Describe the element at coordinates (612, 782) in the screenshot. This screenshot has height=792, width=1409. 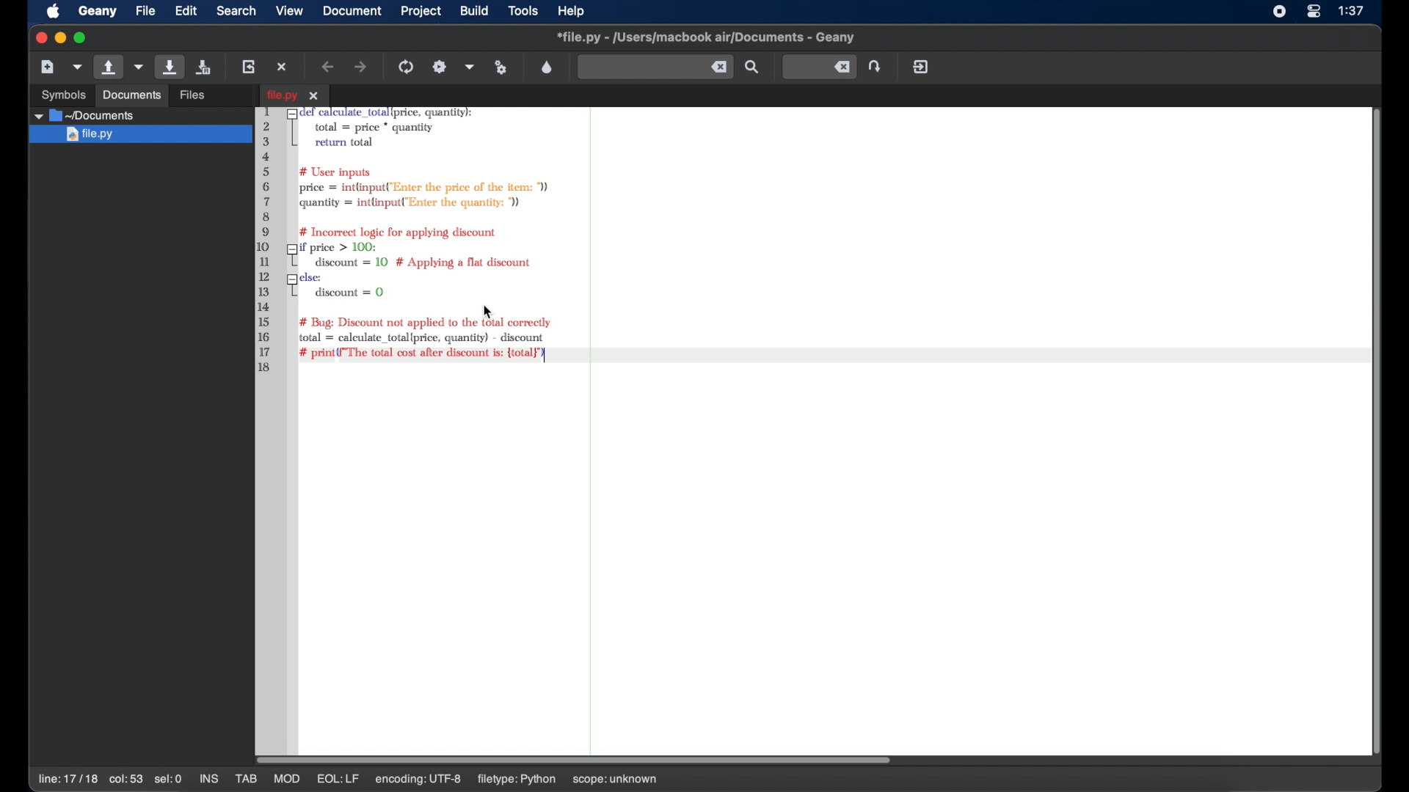
I see `scope: unknown` at that location.